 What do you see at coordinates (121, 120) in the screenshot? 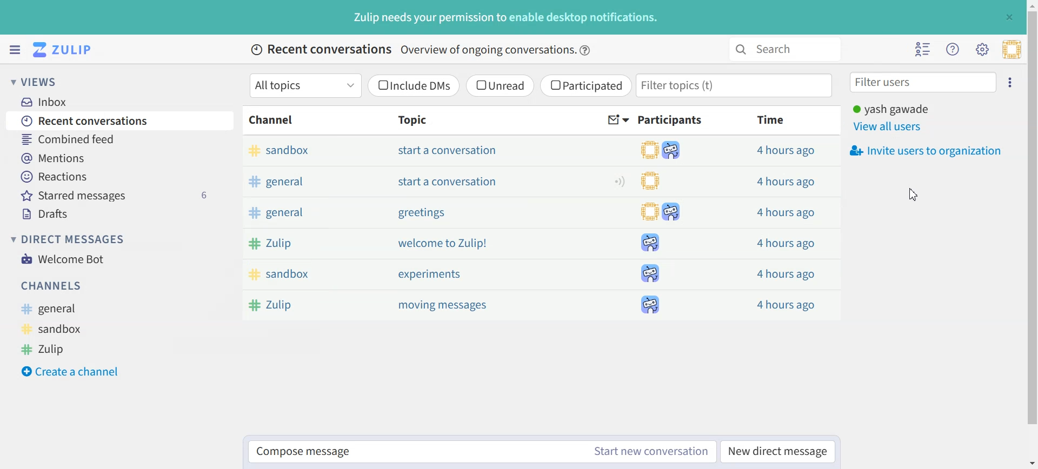
I see `Recent conversation` at bounding box center [121, 120].